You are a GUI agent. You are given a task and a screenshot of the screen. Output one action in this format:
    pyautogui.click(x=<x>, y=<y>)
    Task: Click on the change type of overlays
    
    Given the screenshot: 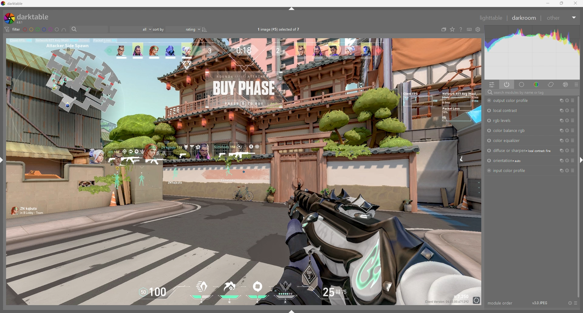 What is the action you would take?
    pyautogui.click(x=453, y=29)
    